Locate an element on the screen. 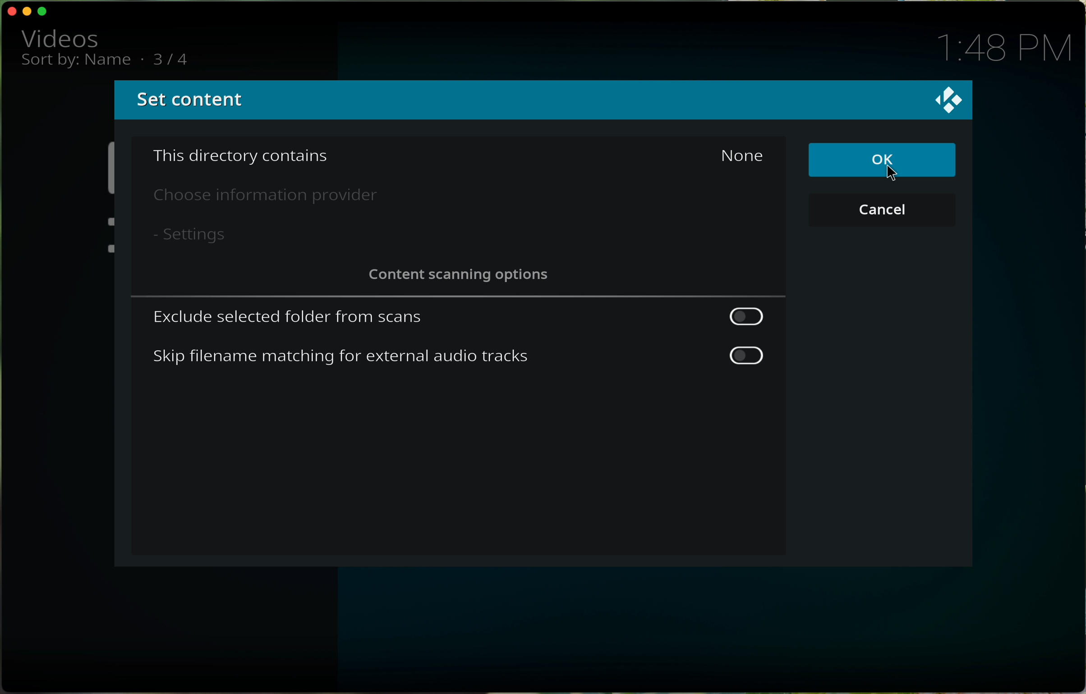 This screenshot has width=1086, height=694. none is located at coordinates (745, 157).